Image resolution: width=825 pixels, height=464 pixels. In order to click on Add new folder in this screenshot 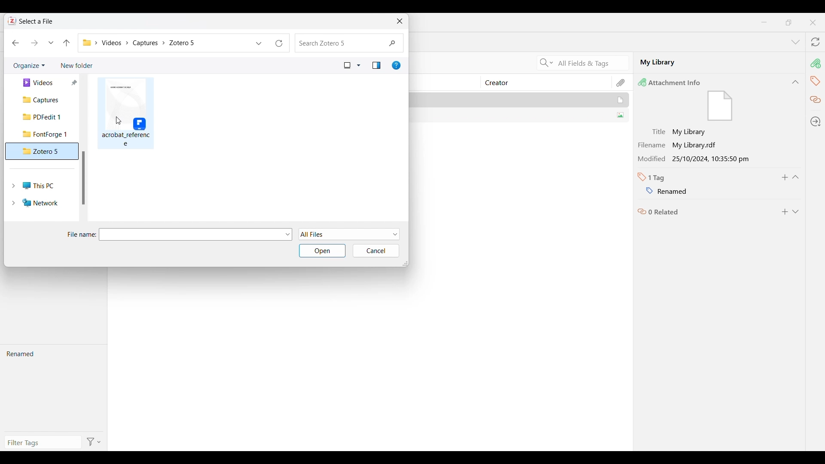, I will do `click(77, 66)`.